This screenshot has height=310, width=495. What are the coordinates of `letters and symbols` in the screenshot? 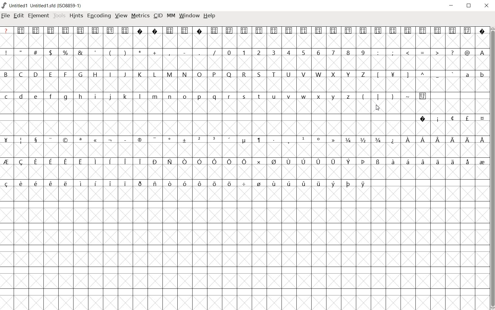 It's located at (244, 74).